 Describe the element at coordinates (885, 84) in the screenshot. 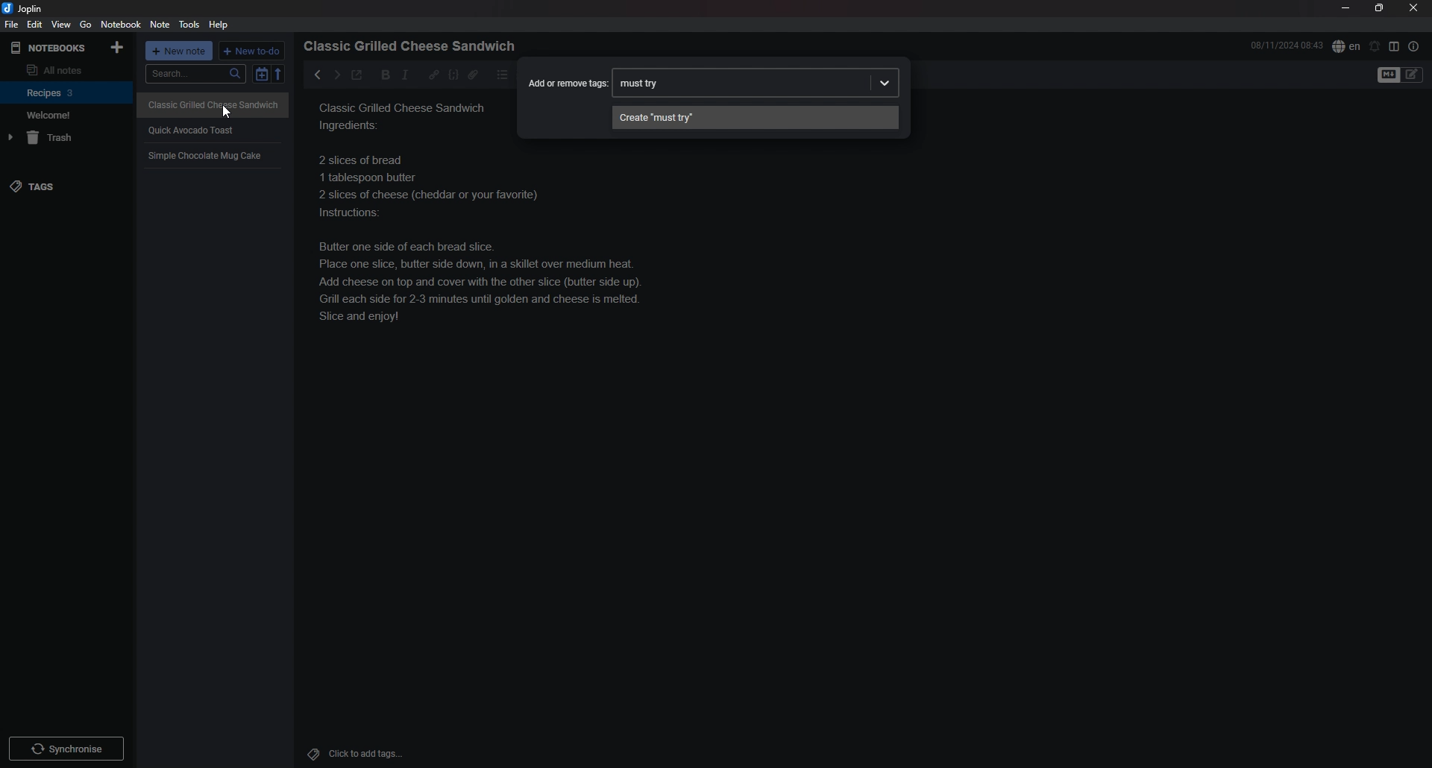

I see `drop down` at that location.